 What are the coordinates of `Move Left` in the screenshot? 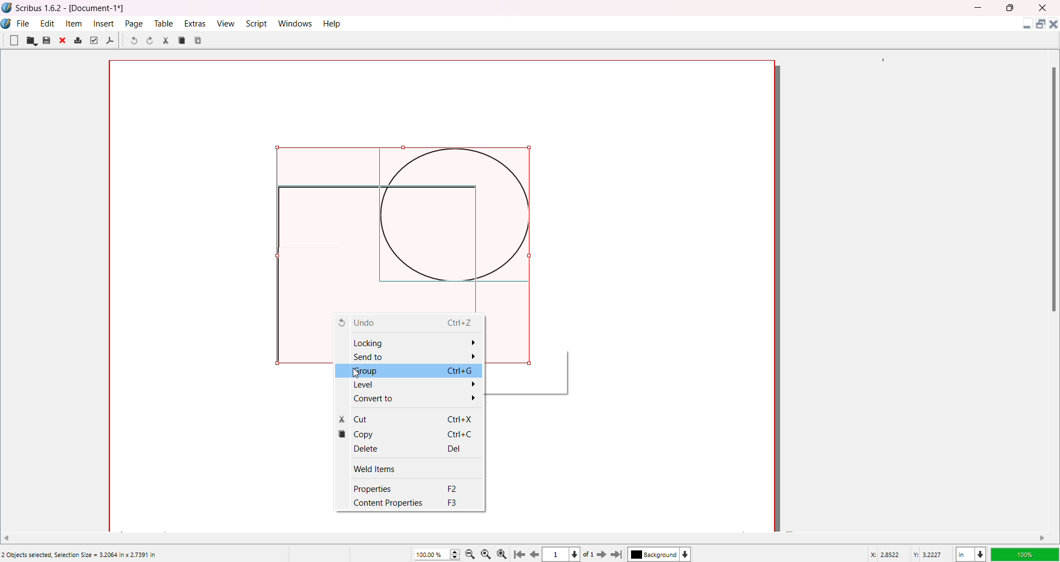 It's located at (10, 537).